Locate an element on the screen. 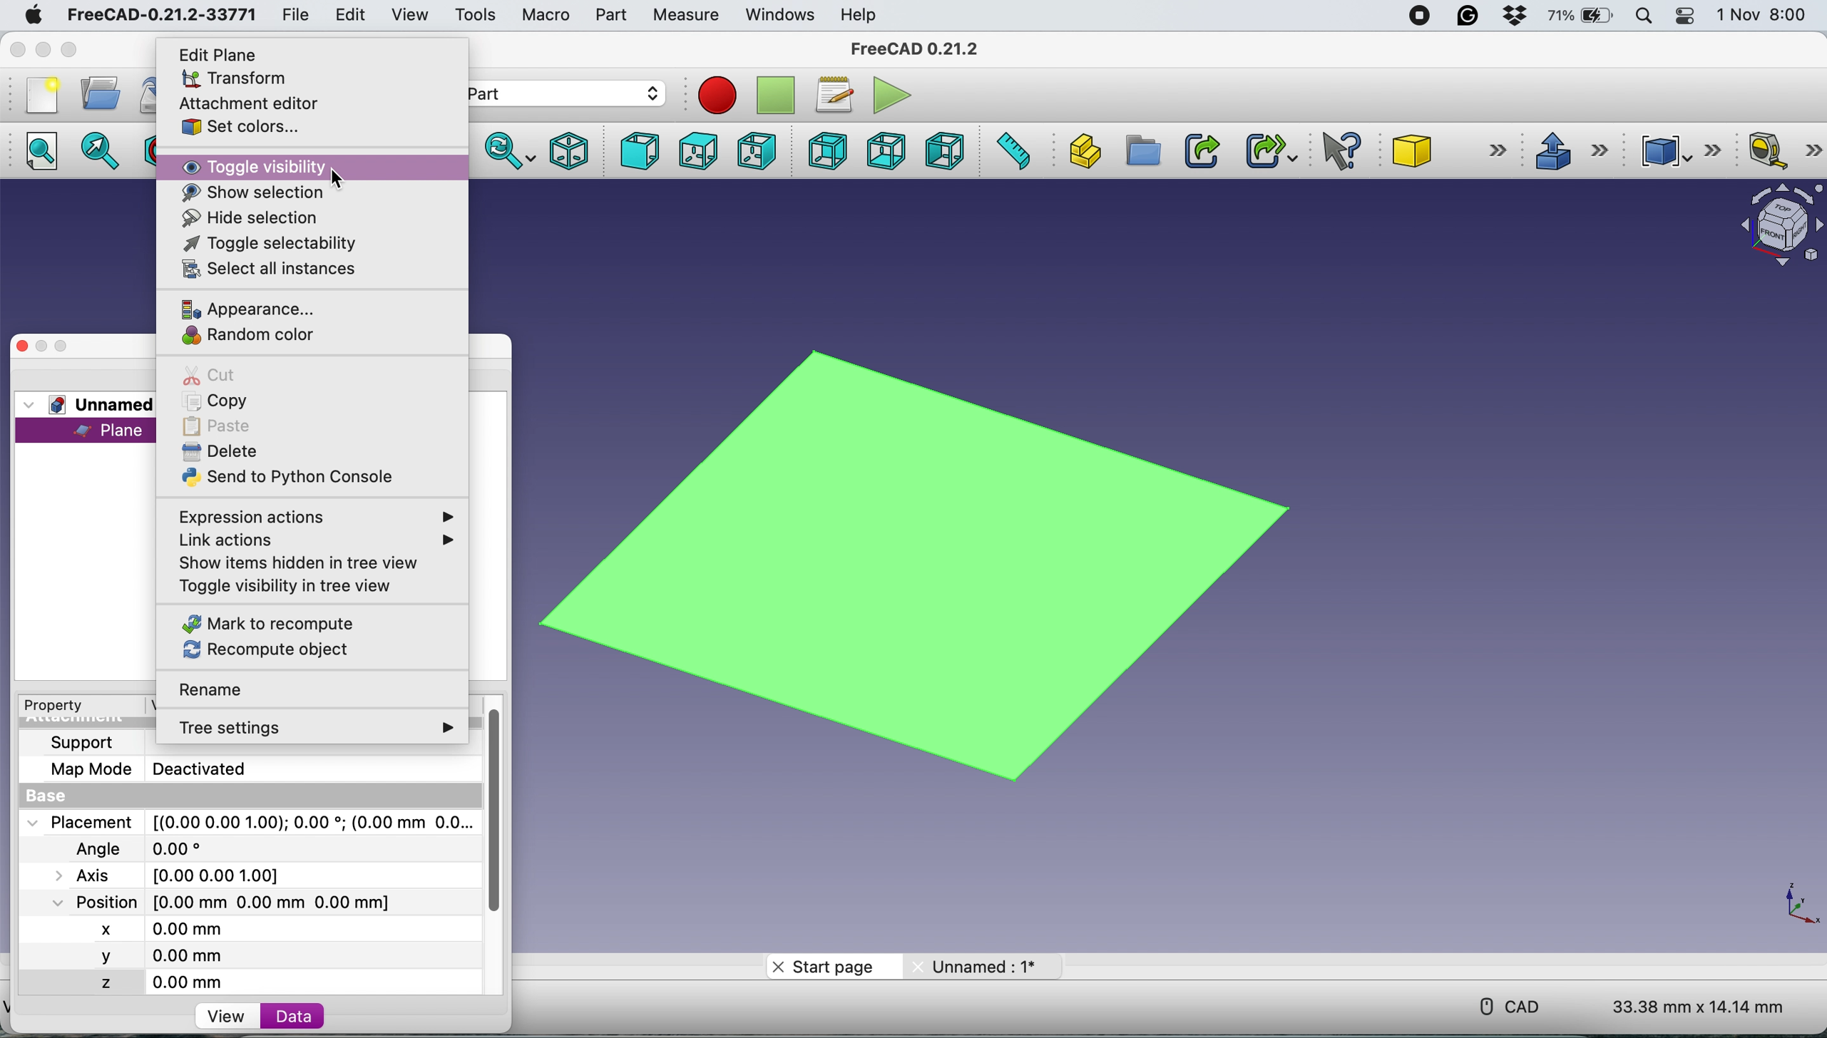 This screenshot has height=1038, width=1827. Property is located at coordinates (56, 697).